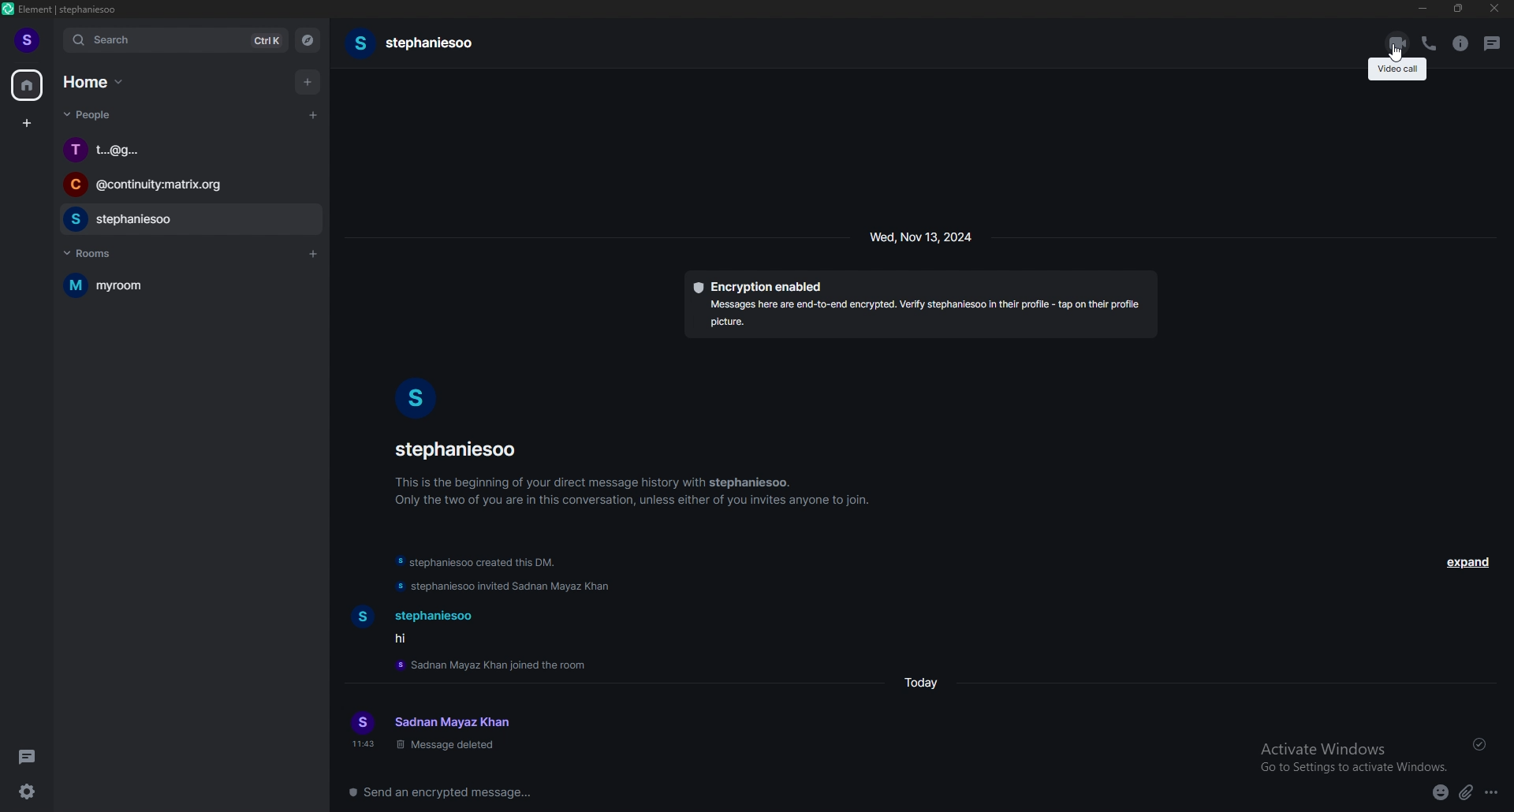 Image resolution: width=1514 pixels, height=812 pixels. Describe the element at coordinates (28, 85) in the screenshot. I see `home` at that location.